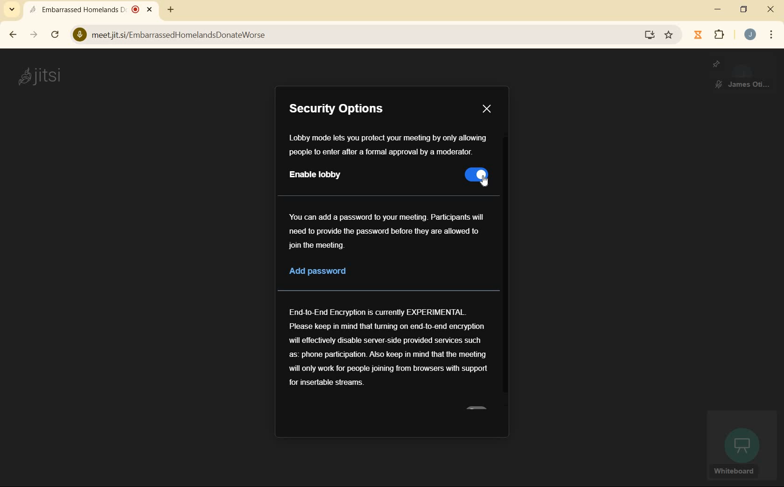 The height and width of the screenshot is (487, 784). What do you see at coordinates (505, 267) in the screenshot?
I see `scrollbar` at bounding box center [505, 267].